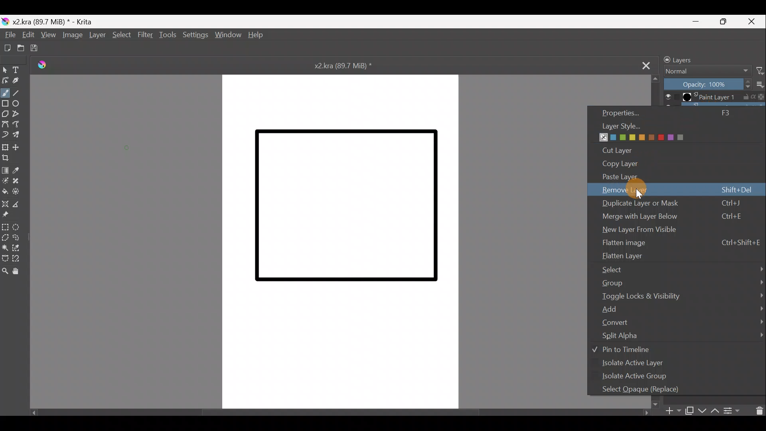 Image resolution: width=766 pixels, height=431 pixels. Describe the element at coordinates (6, 192) in the screenshot. I see `Fill a contiguous area of colour with colour/fill a selection` at that location.